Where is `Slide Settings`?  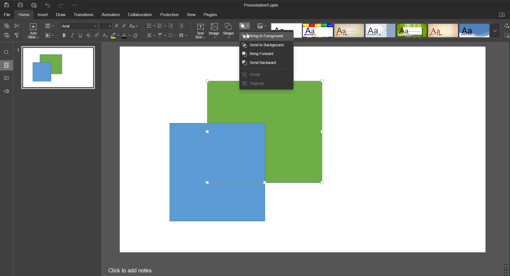
Slide Settings is located at coordinates (49, 26).